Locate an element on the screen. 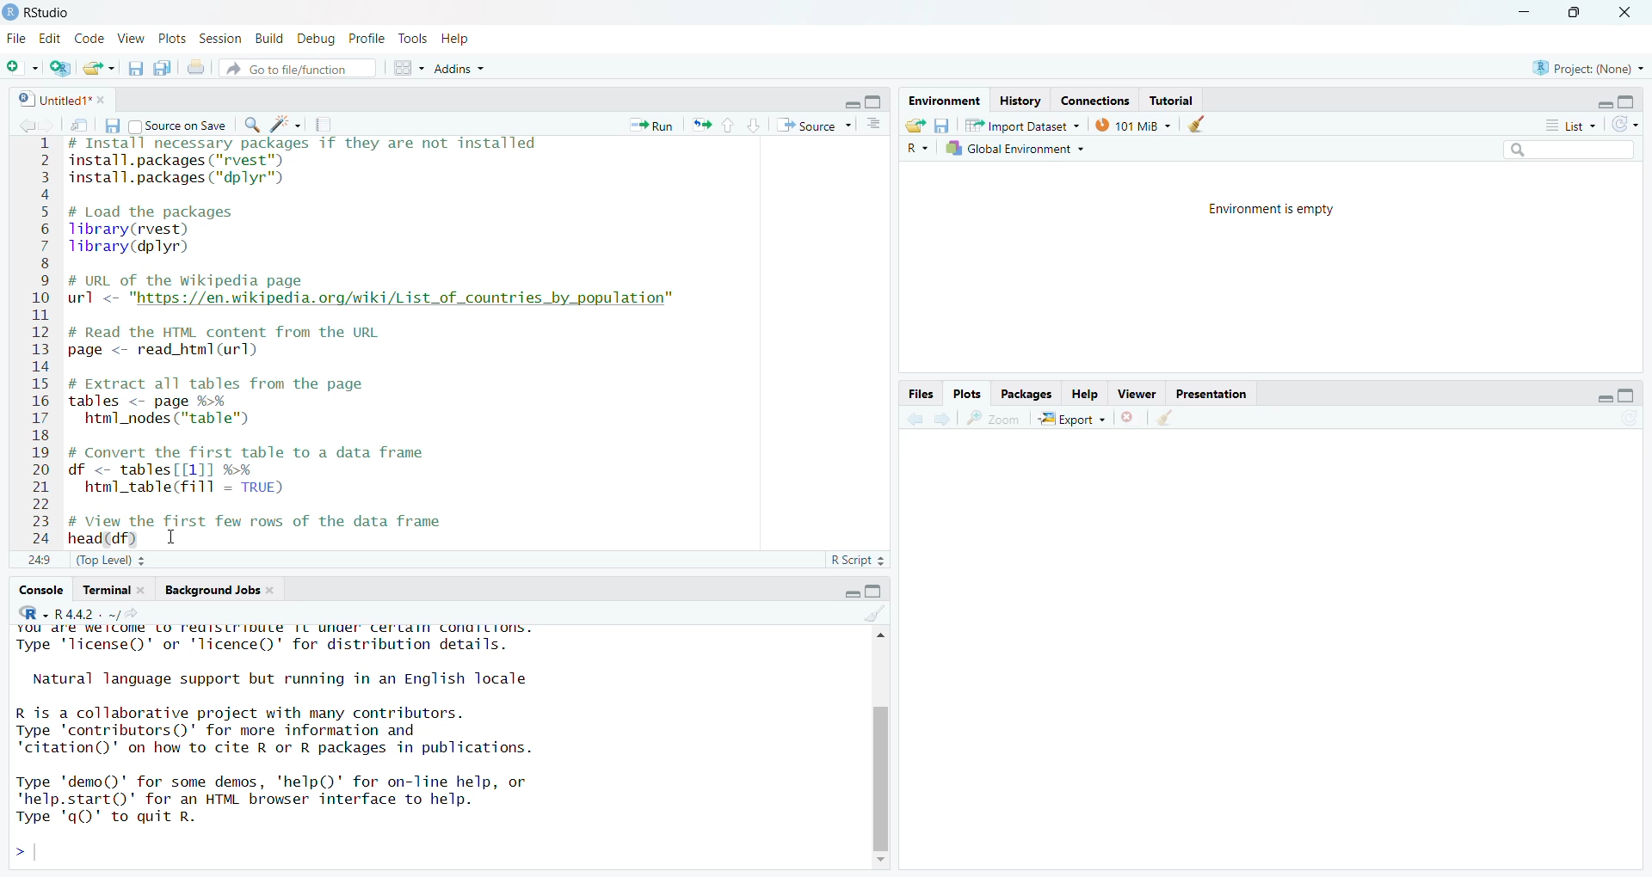 This screenshot has height=877, width=1652. # View the first few rows of the data frame head(df)  is located at coordinates (279, 530).